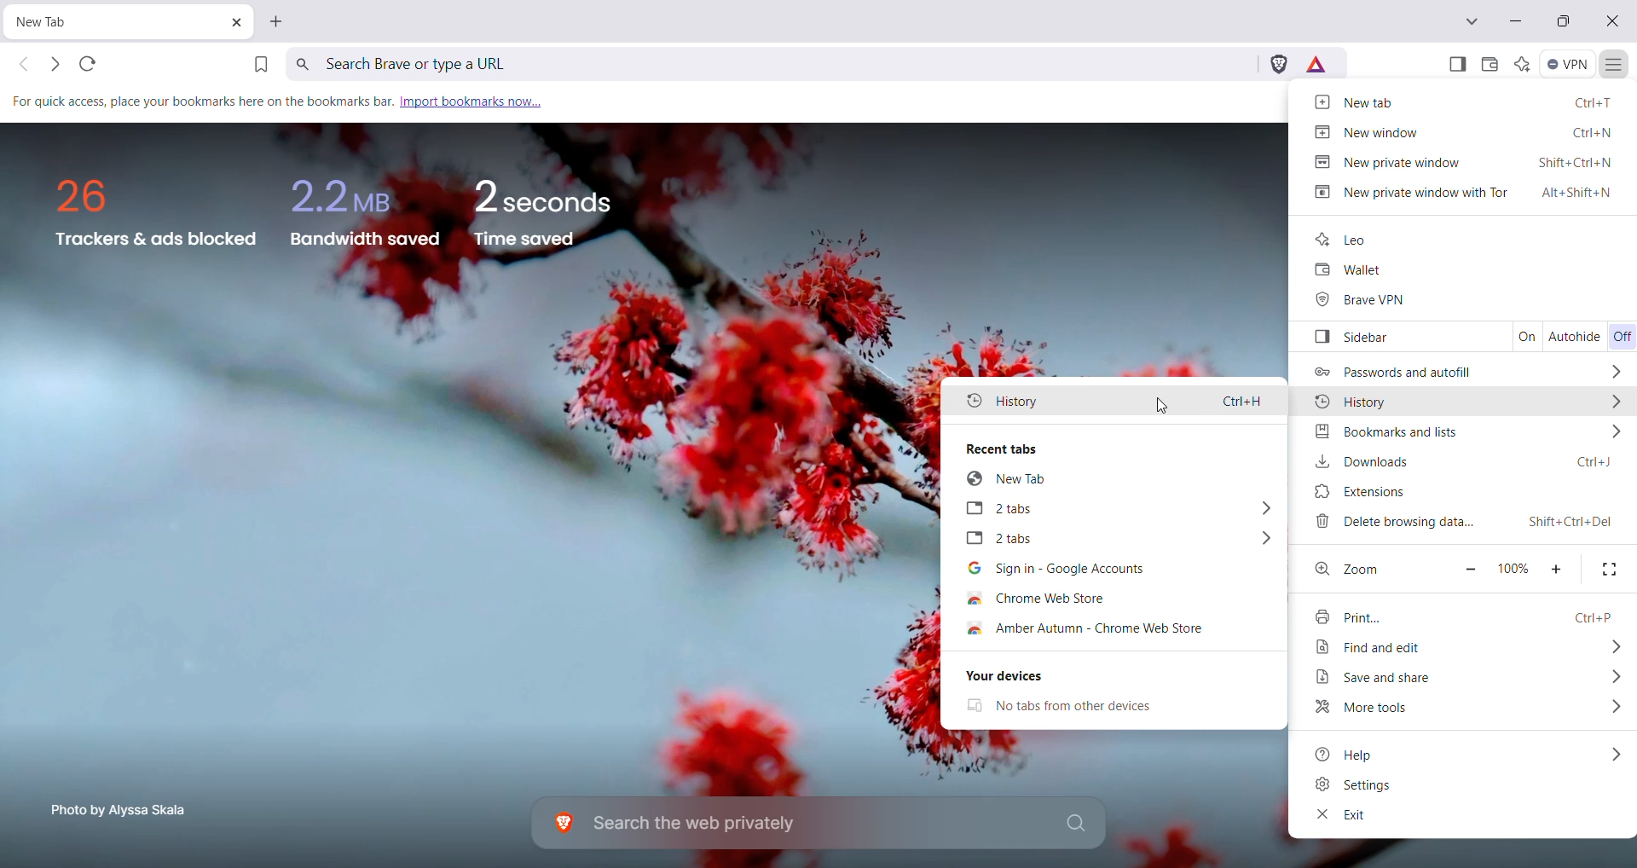 Image resolution: width=1637 pixels, height=868 pixels. What do you see at coordinates (1615, 65) in the screenshot?
I see `Customize and Control Brave` at bounding box center [1615, 65].